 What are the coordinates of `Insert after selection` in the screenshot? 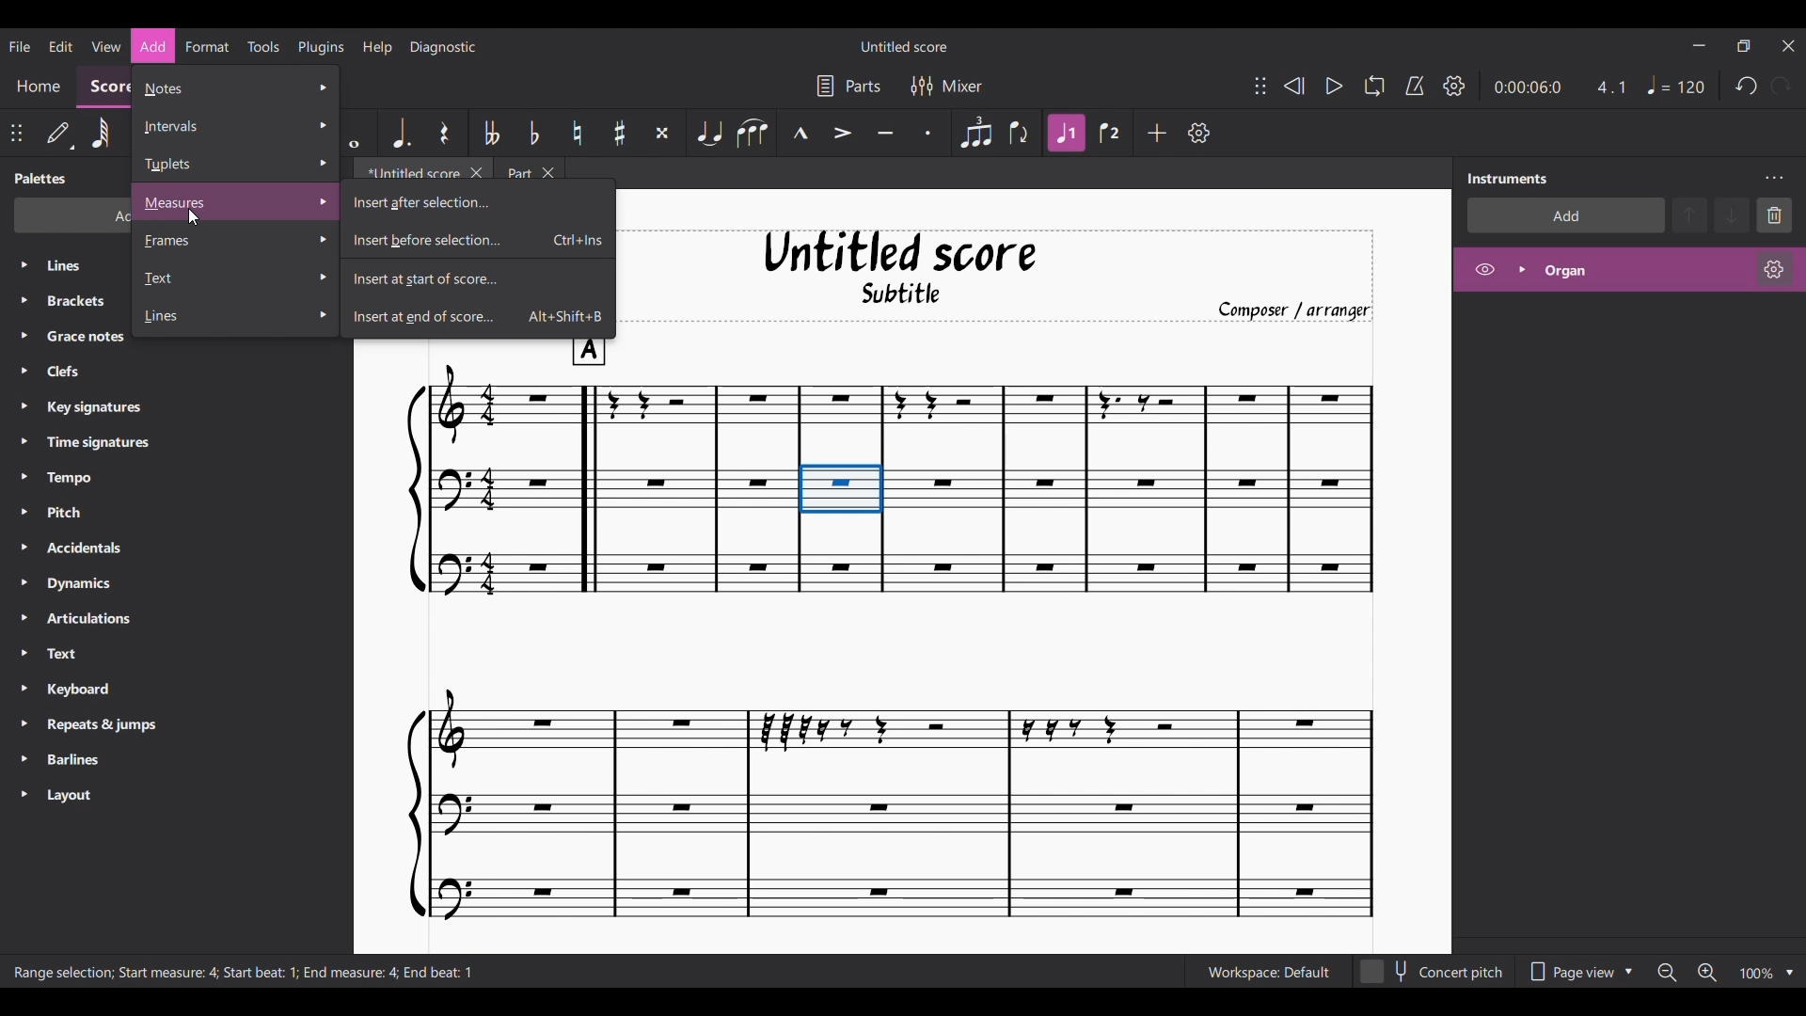 It's located at (479, 201).